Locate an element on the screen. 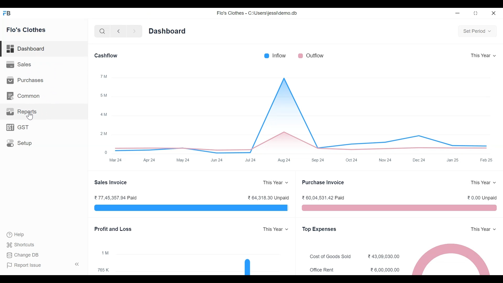 This screenshot has height=283, width=503. Expand is located at coordinates (494, 183).